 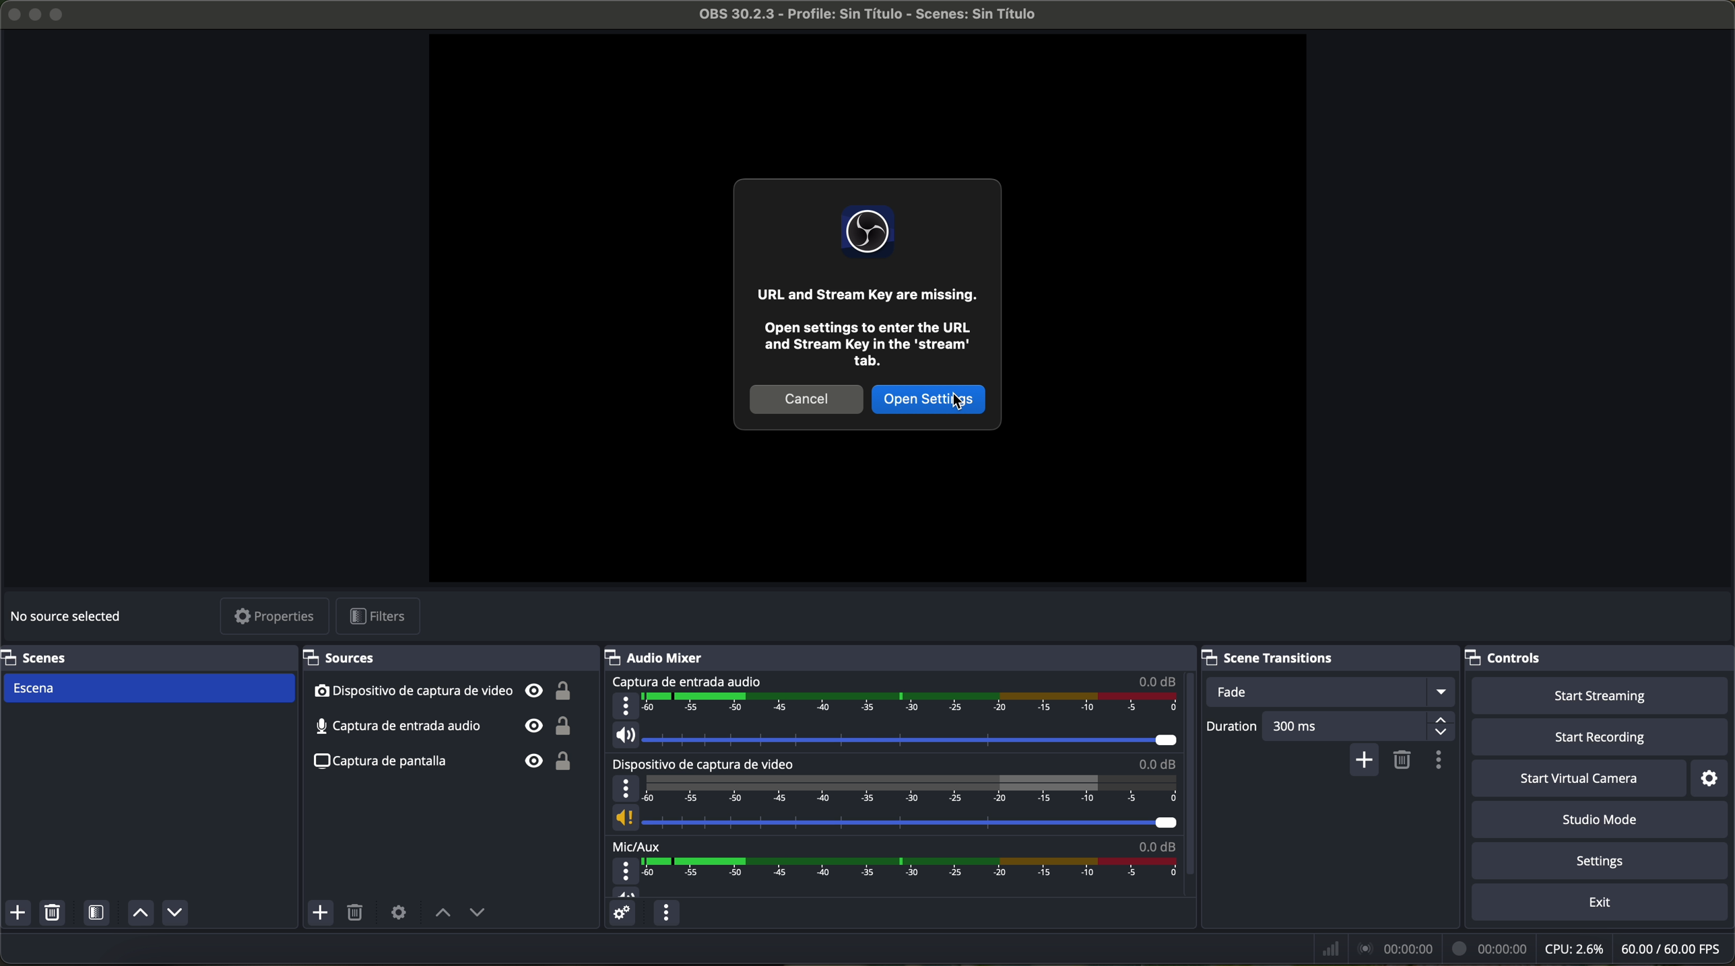 What do you see at coordinates (1519, 948) in the screenshot?
I see `data` at bounding box center [1519, 948].